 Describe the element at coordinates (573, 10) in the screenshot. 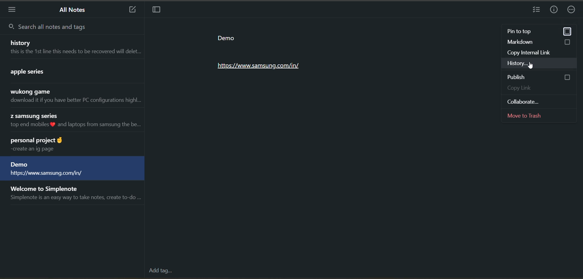

I see `actions` at that location.